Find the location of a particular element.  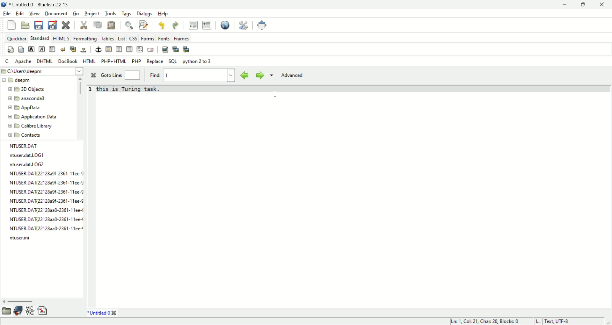

break is located at coordinates (63, 49).